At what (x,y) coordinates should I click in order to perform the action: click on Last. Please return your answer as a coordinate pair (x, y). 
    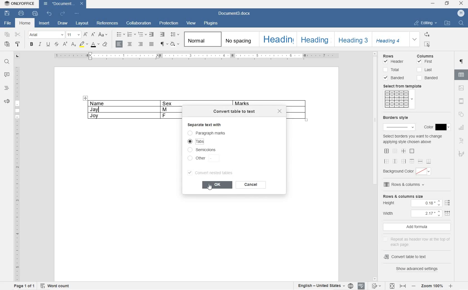
    Looking at the image, I should click on (425, 70).